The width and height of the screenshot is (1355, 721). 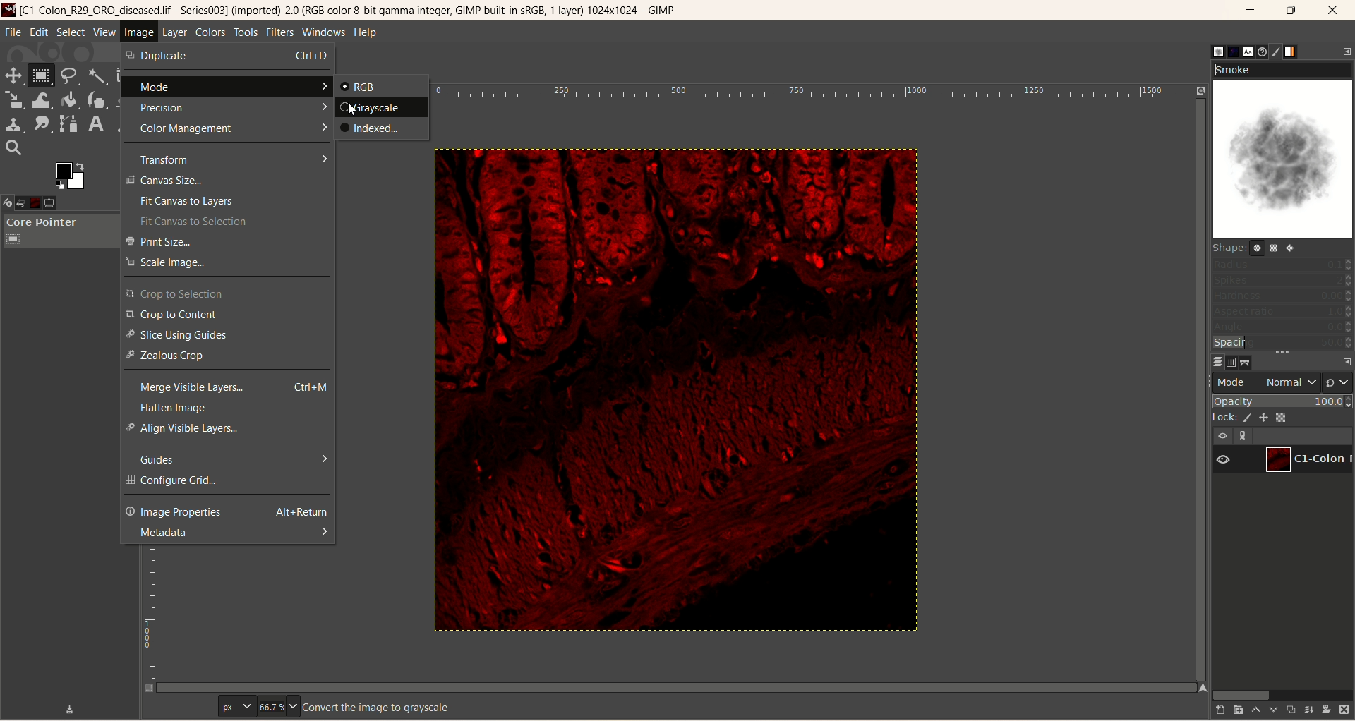 I want to click on windows, so click(x=324, y=32).